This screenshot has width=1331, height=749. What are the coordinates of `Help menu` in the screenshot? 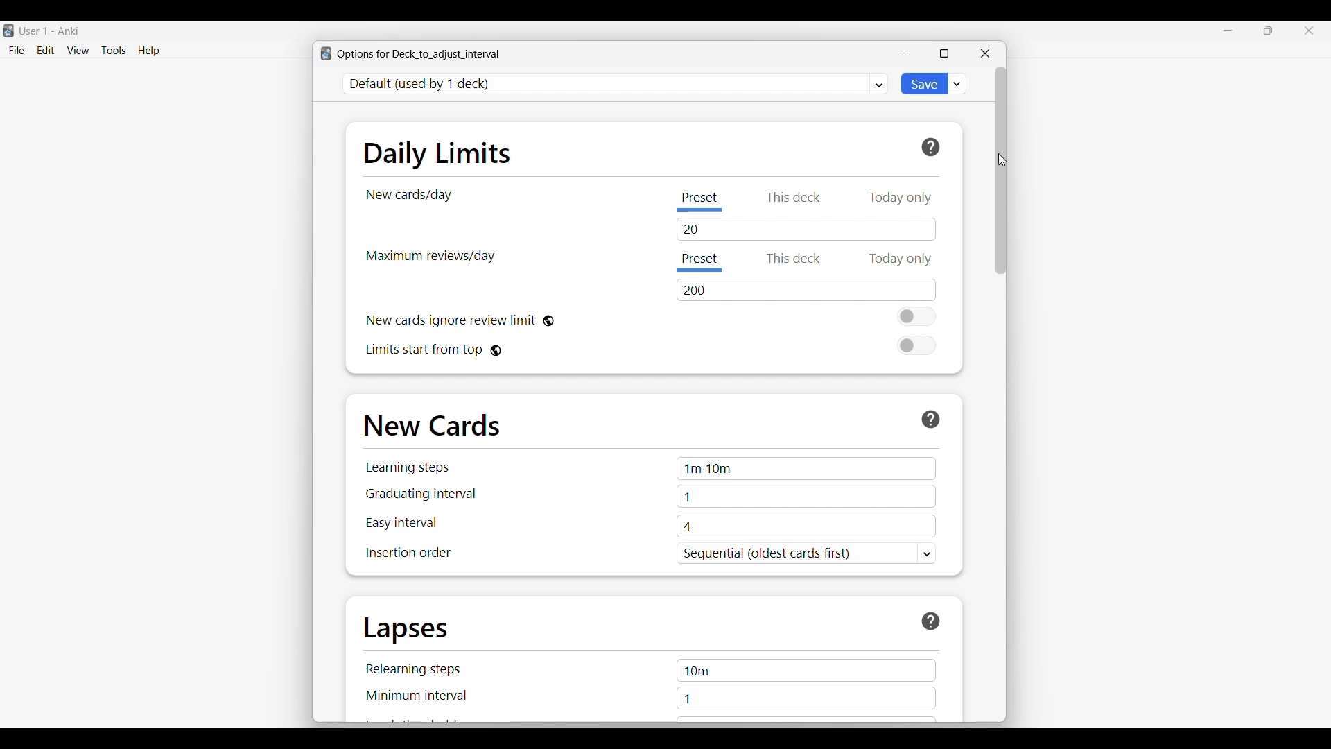 It's located at (148, 51).